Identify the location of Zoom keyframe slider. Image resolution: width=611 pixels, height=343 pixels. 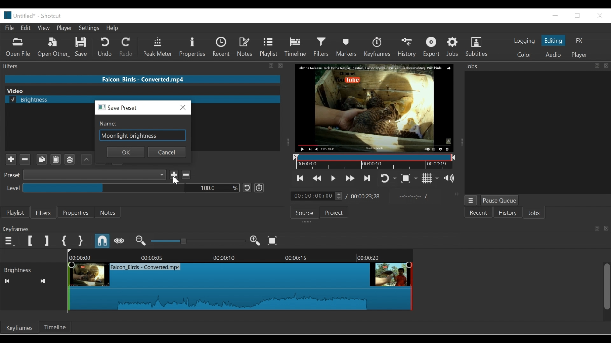
(198, 241).